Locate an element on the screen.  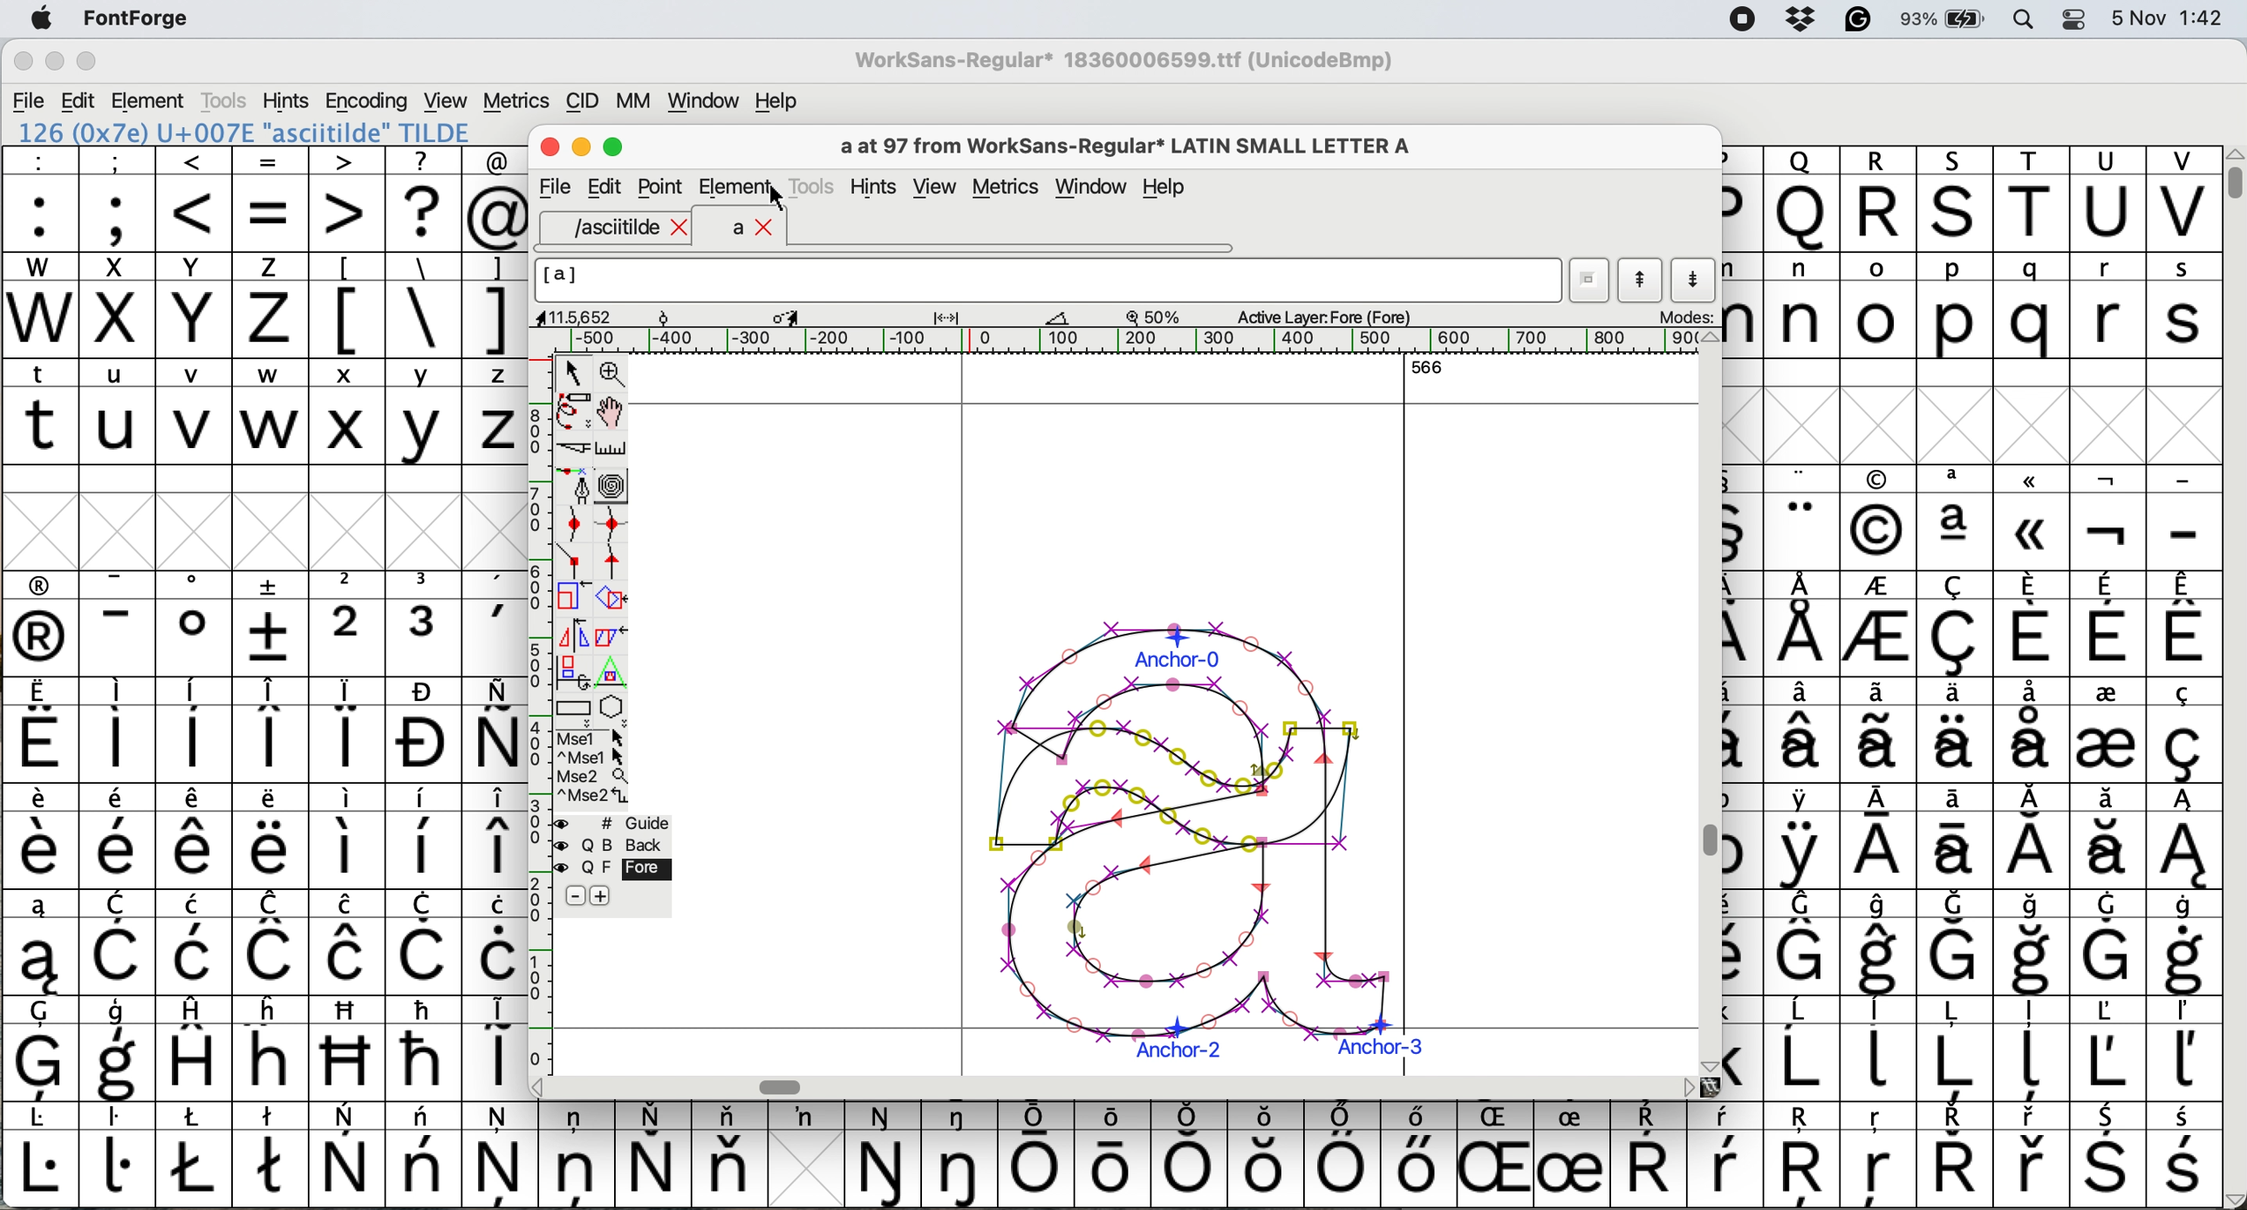
window is located at coordinates (1095, 188).